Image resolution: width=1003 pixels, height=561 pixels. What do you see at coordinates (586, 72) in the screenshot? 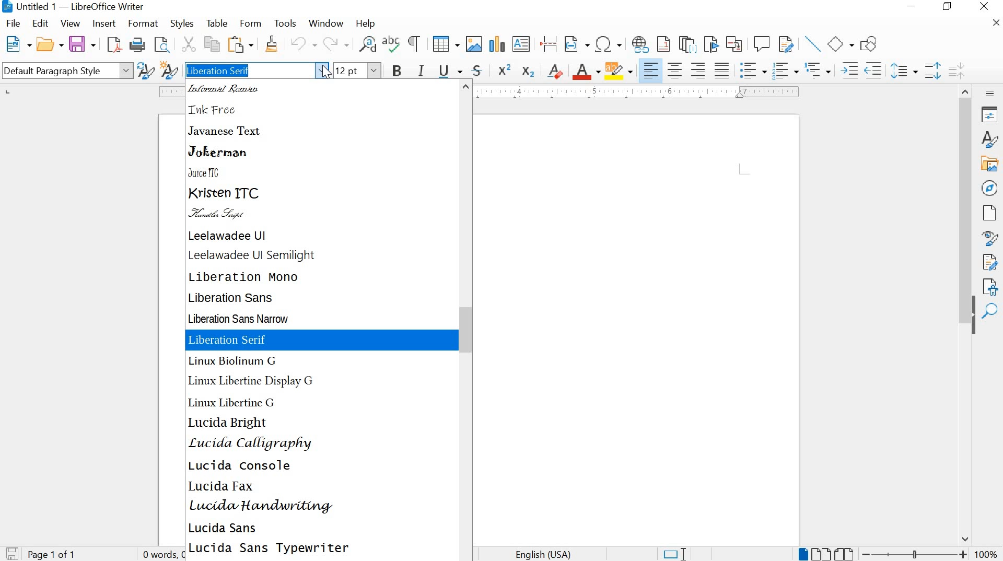
I see `FONT COLOR` at bounding box center [586, 72].